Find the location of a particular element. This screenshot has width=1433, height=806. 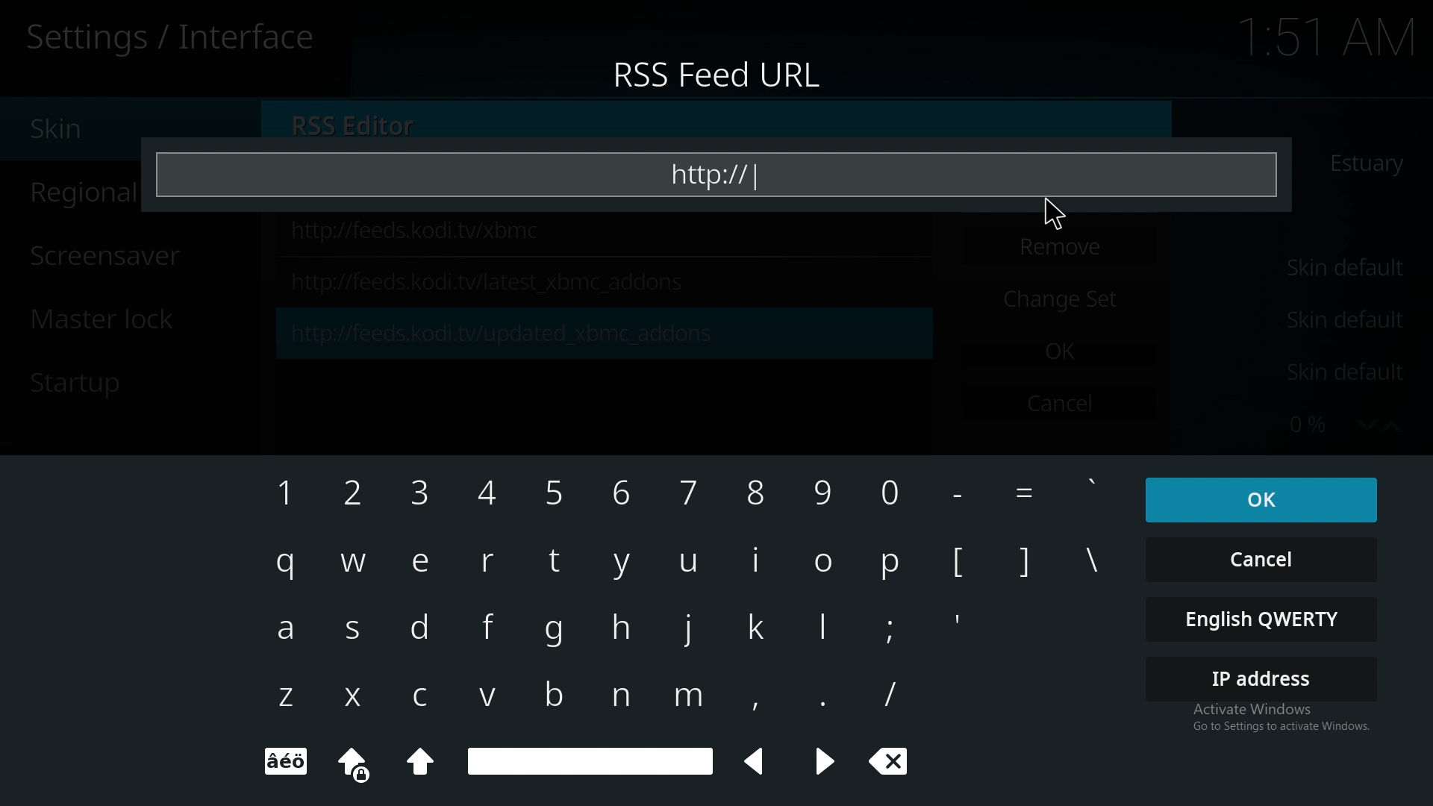

left is located at coordinates (759, 763).